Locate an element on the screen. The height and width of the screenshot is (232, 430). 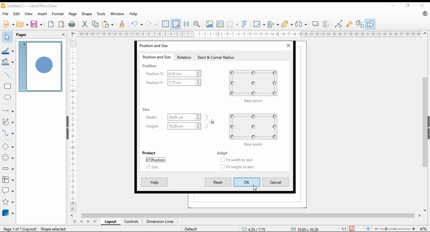
insert is located at coordinates (42, 14).